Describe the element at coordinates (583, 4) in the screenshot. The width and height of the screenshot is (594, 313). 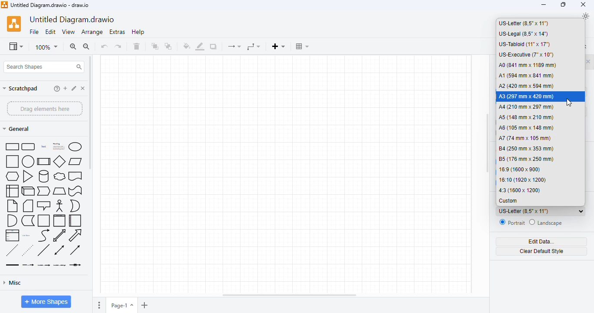
I see `close` at that location.